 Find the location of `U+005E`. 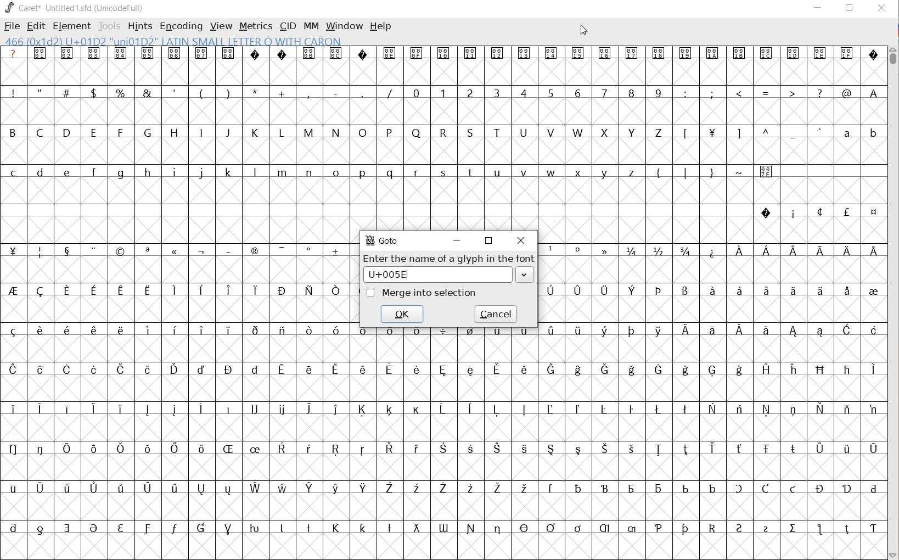

U+005E is located at coordinates (451, 275).